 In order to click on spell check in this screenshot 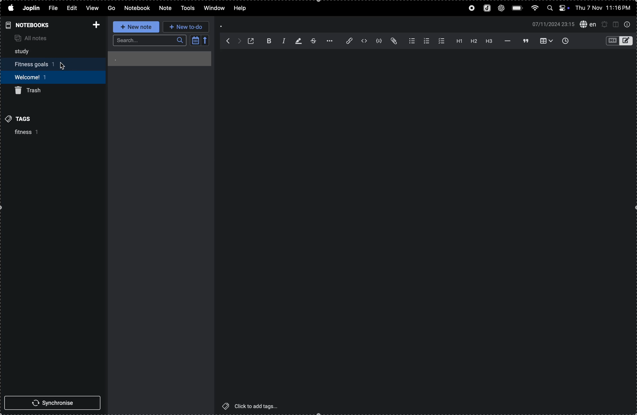, I will do `click(587, 25)`.